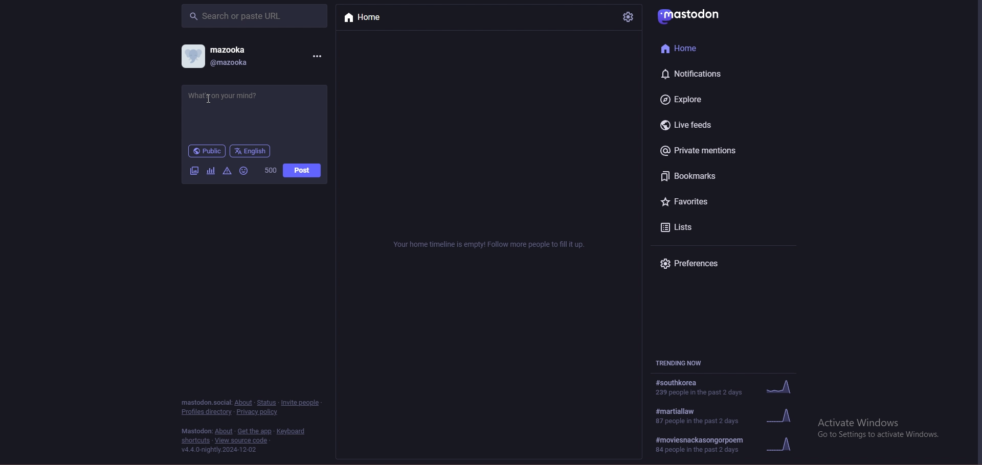 This screenshot has height=465, width=982. I want to click on about, so click(224, 431).